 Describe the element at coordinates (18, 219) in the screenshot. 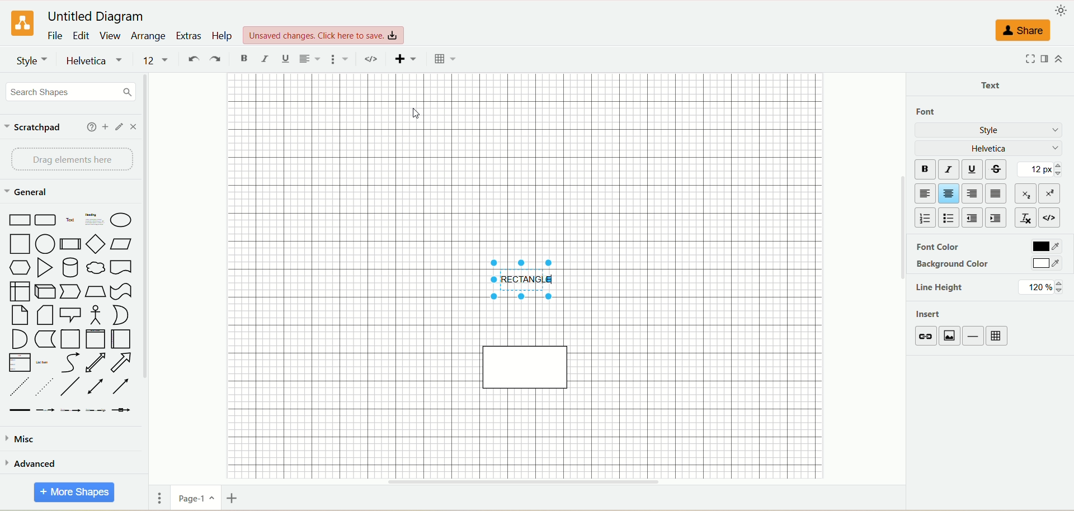

I see `rectangle` at that location.